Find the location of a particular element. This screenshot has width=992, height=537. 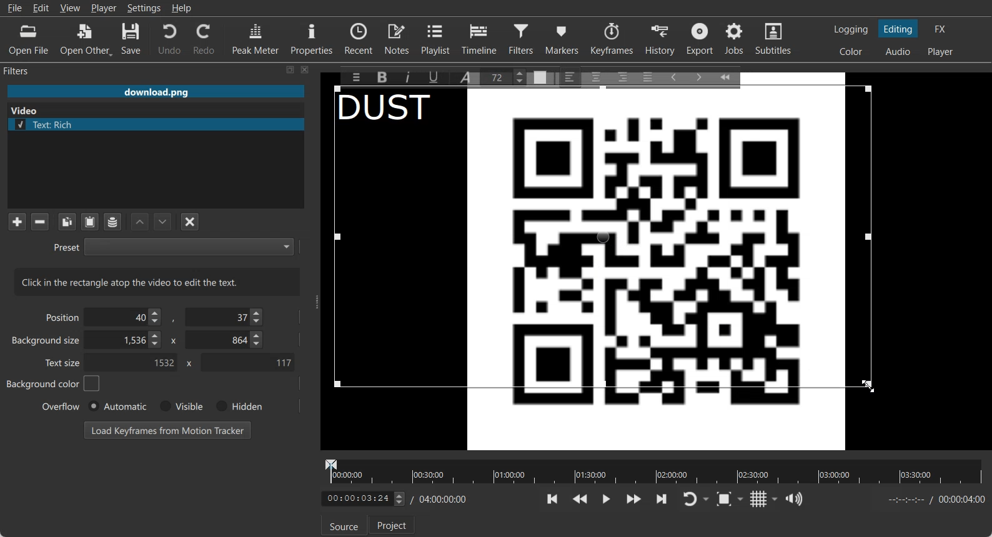

View is located at coordinates (70, 7).